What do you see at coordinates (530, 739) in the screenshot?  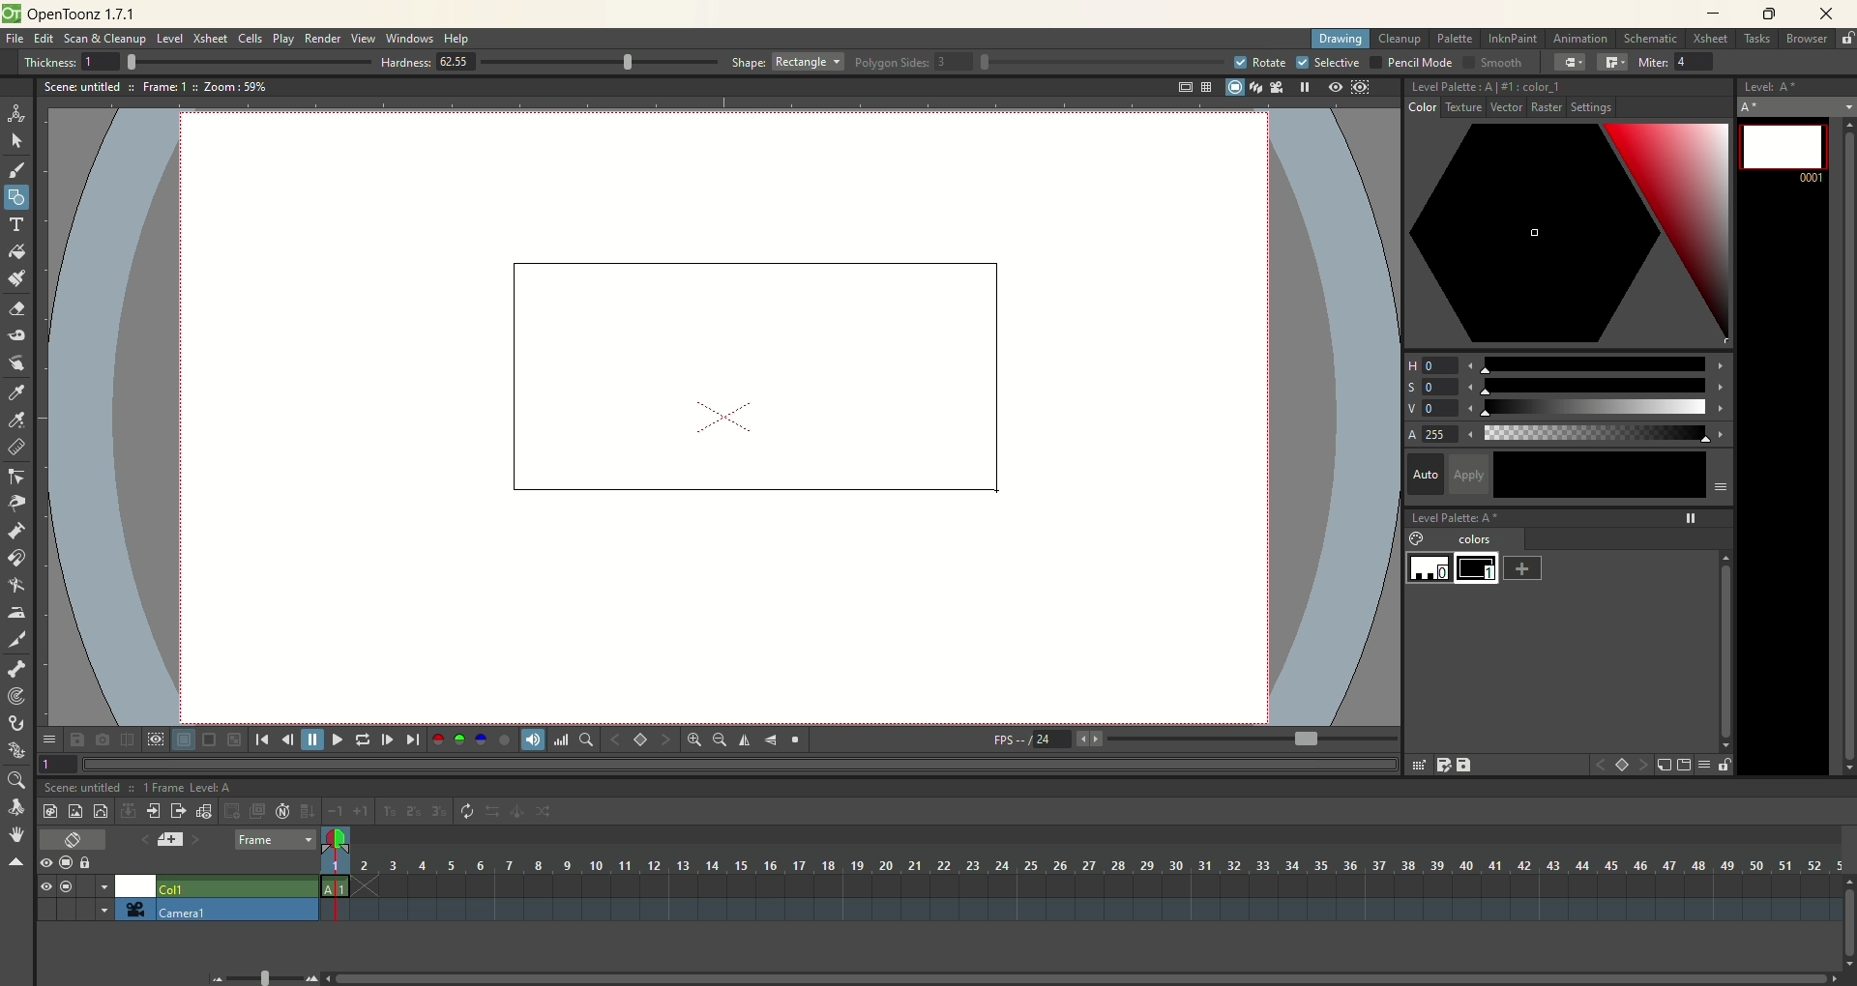 I see `soundtrack` at bounding box center [530, 739].